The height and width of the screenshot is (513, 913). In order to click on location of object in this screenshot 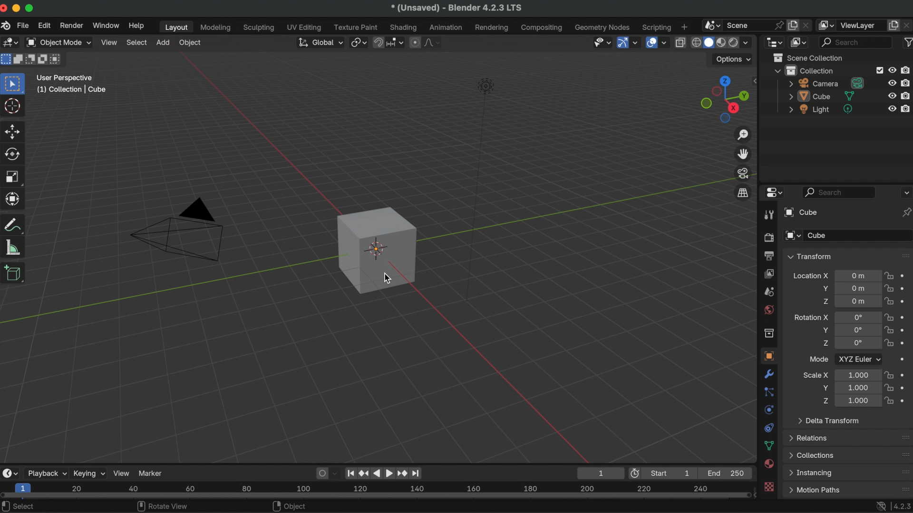, I will do `click(858, 275)`.